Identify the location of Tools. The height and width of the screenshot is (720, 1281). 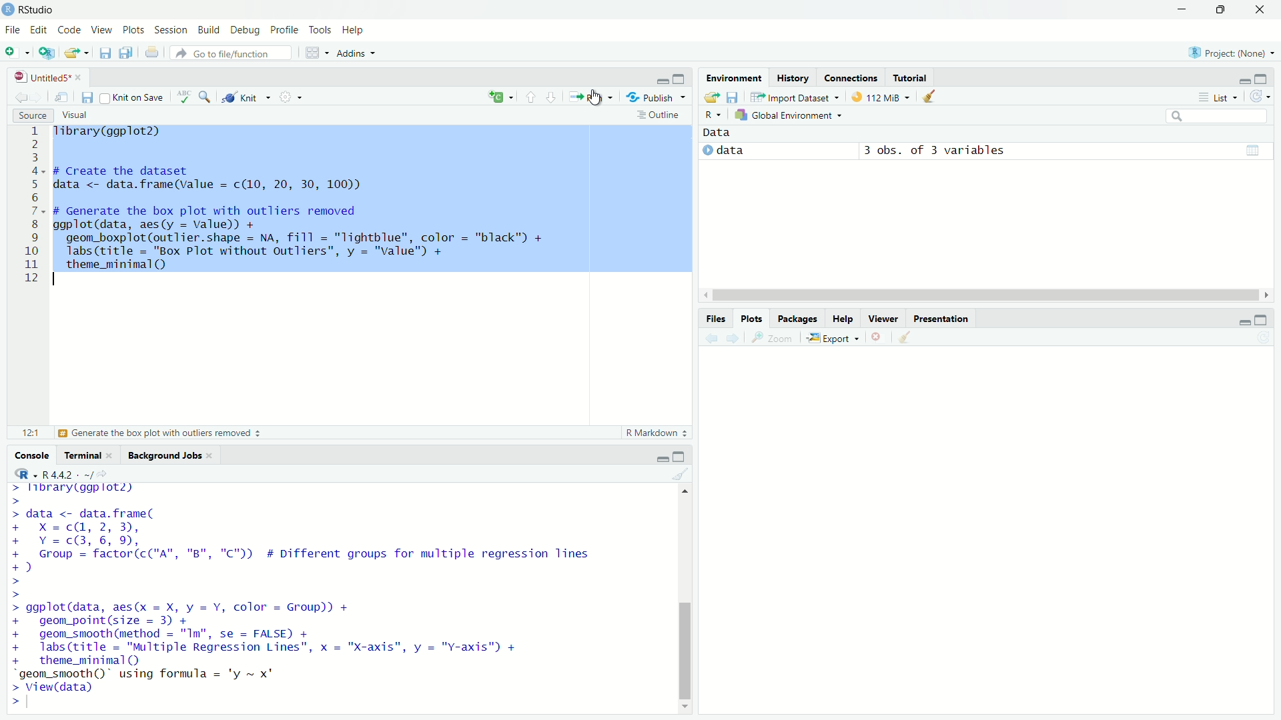
(320, 30).